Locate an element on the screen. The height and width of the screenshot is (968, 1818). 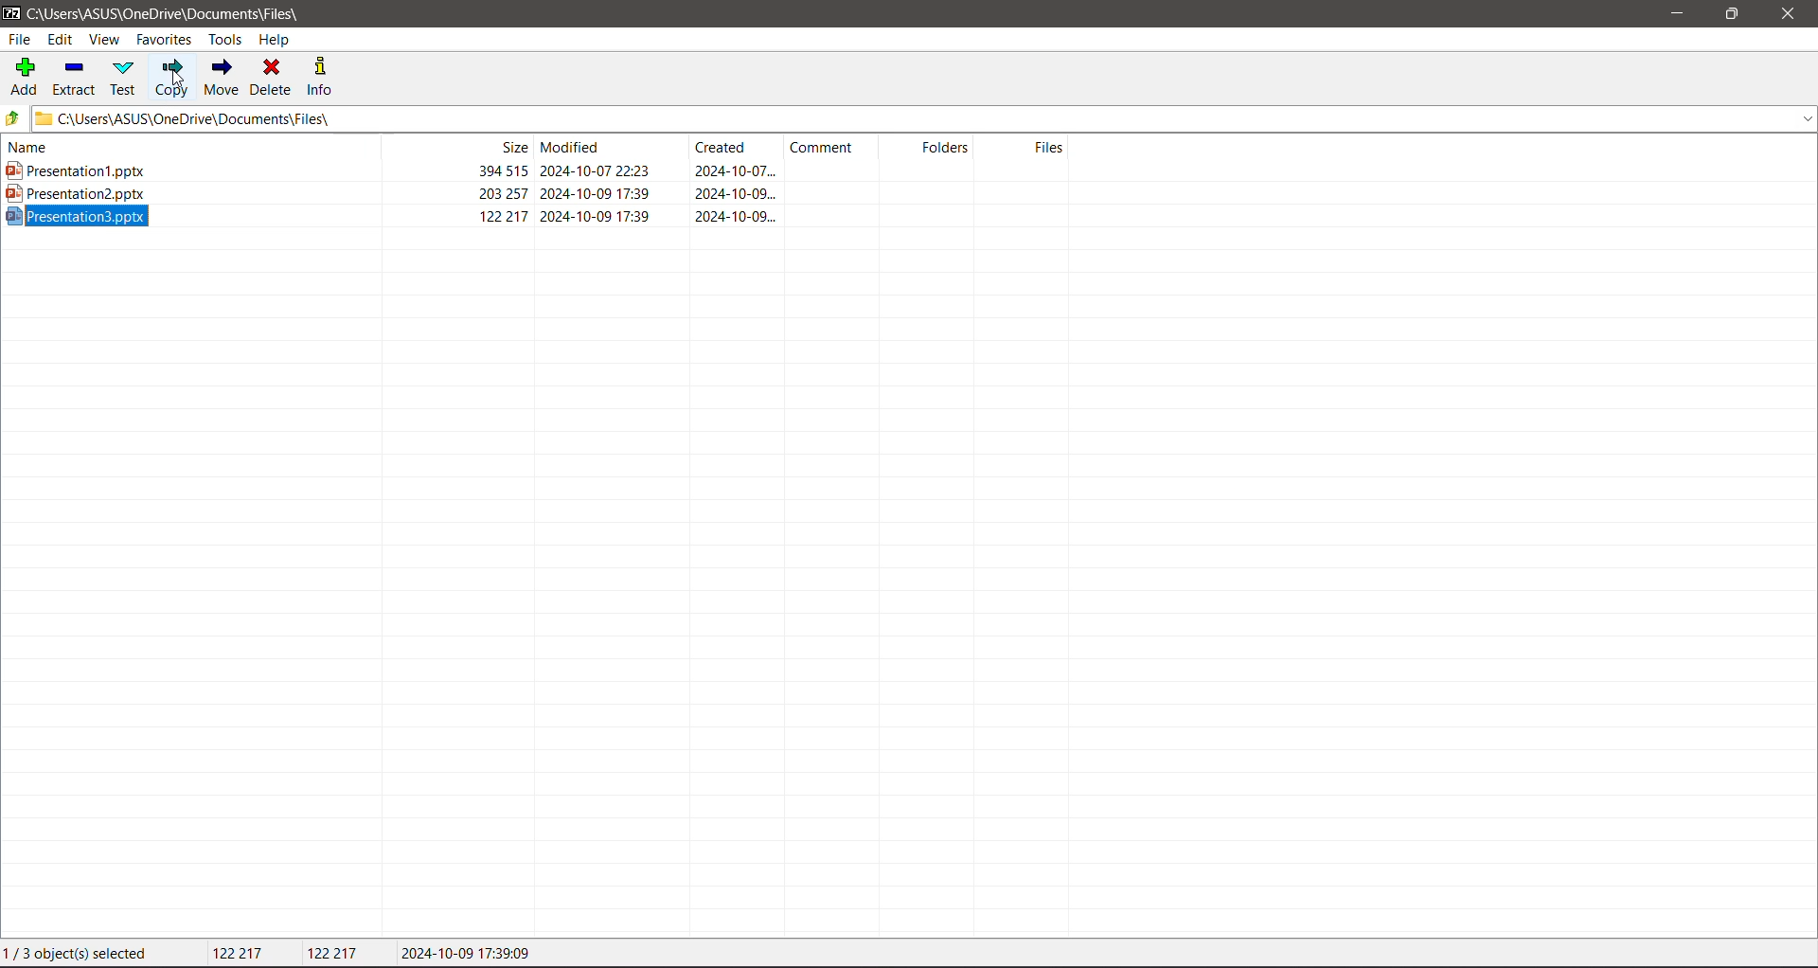
Delete is located at coordinates (274, 78).